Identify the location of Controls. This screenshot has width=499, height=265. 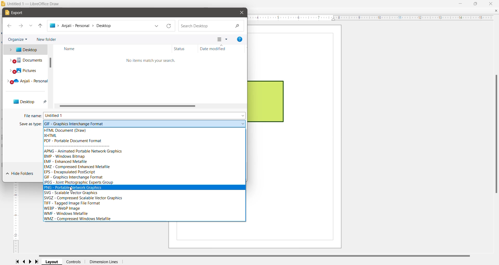
(74, 262).